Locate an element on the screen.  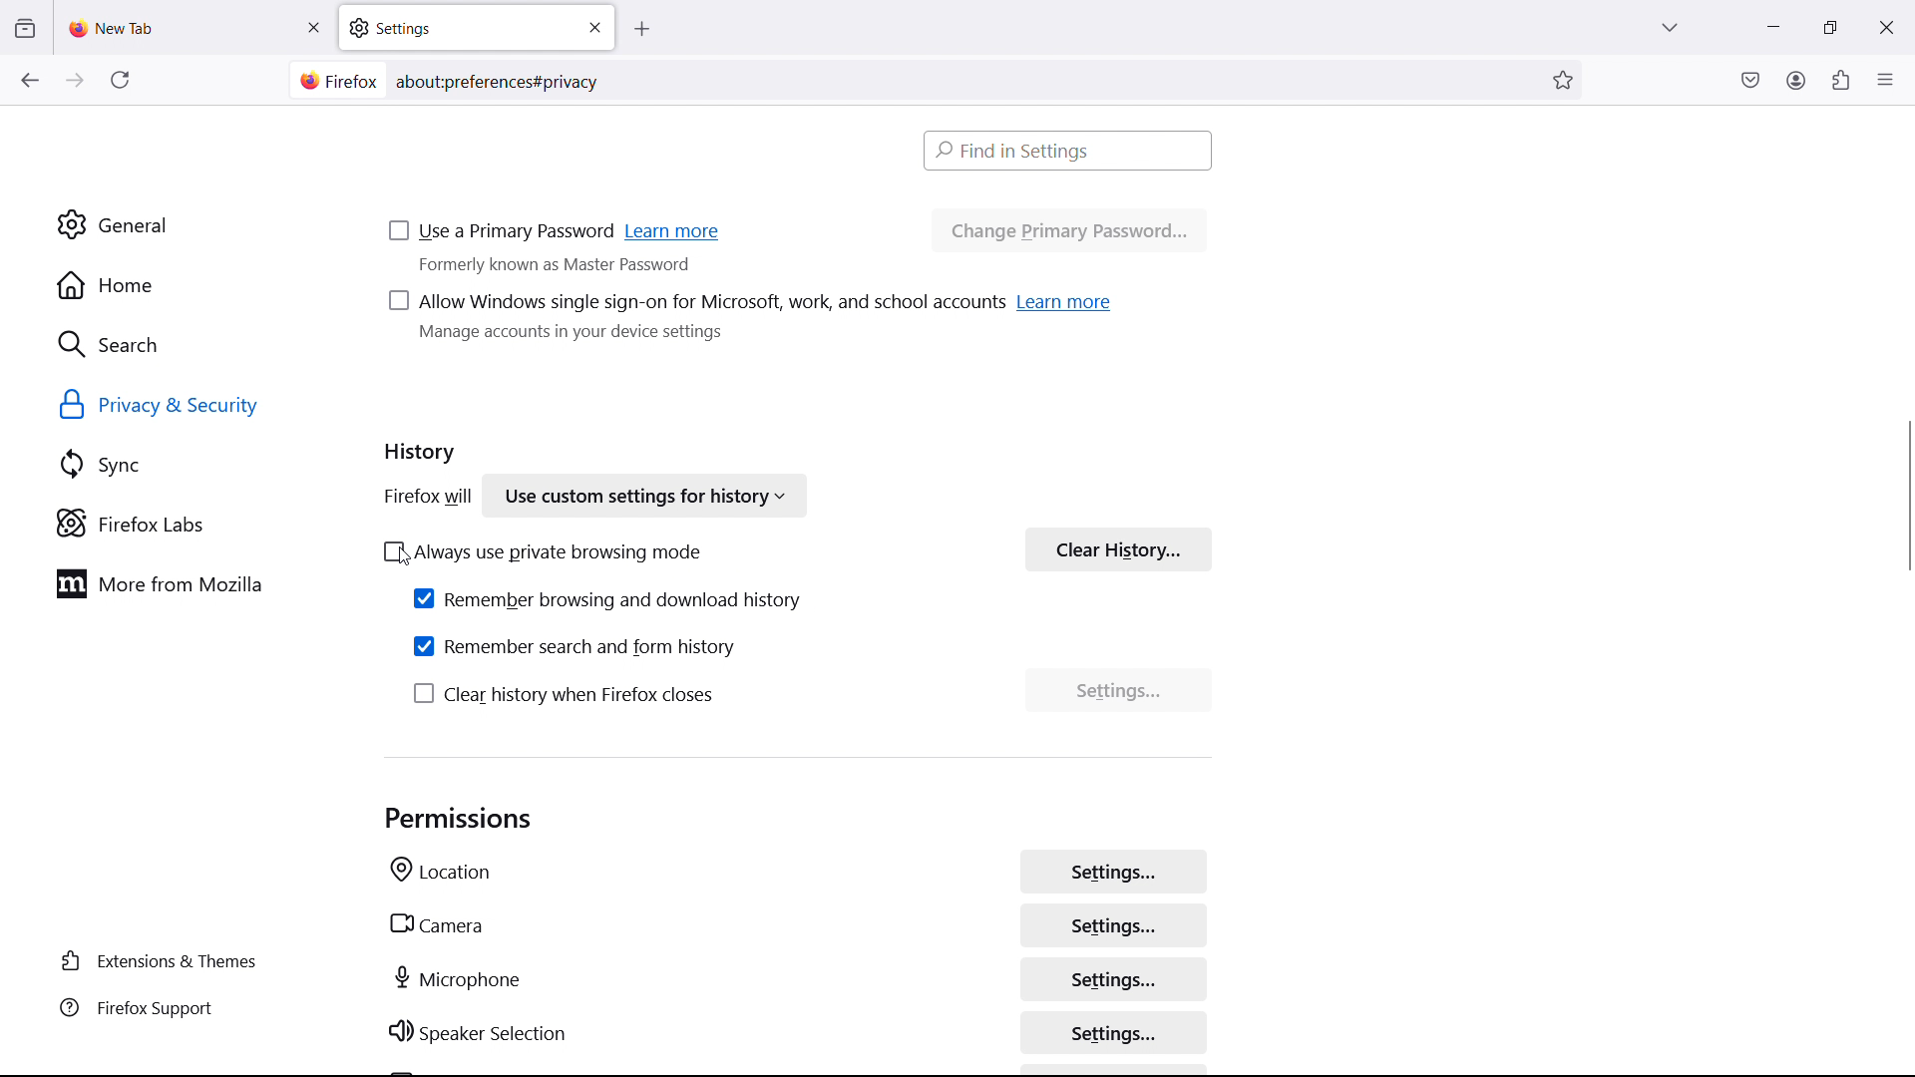
search is located at coordinates (191, 343).